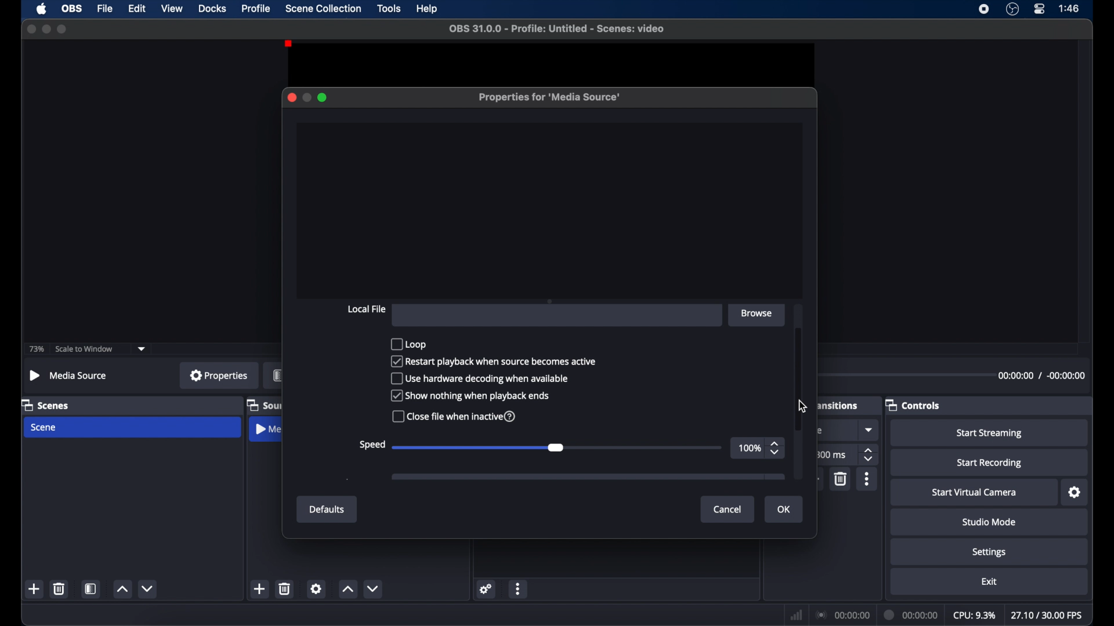  What do you see at coordinates (390, 8) in the screenshot?
I see `tools` at bounding box center [390, 8].